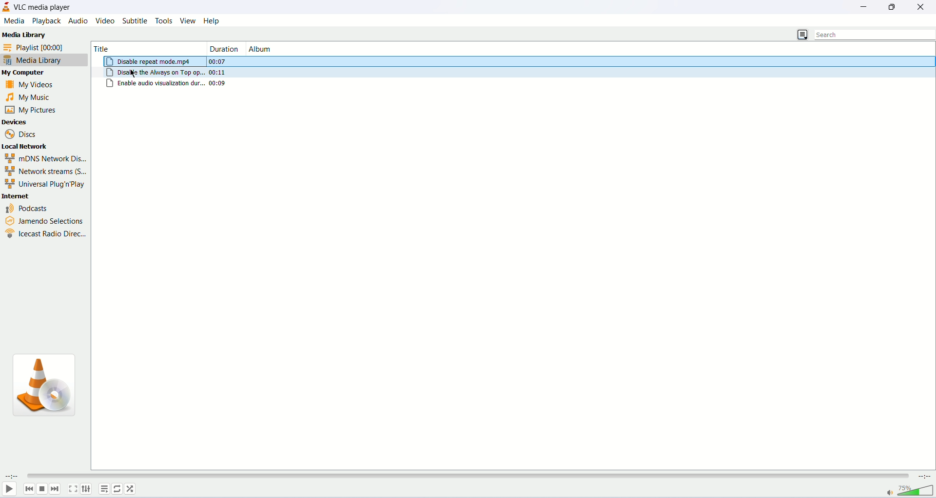 Image resolution: width=936 pixels, height=498 pixels. I want to click on icecast radio, so click(45, 233).